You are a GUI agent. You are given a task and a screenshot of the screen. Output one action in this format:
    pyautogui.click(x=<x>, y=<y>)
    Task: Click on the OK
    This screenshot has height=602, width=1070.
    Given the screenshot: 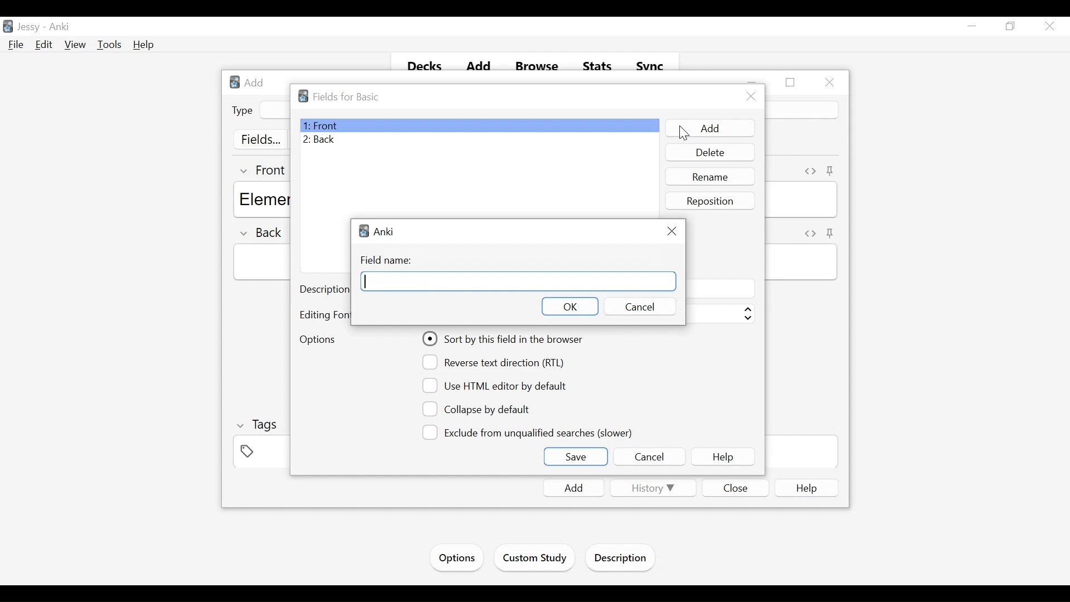 What is the action you would take?
    pyautogui.click(x=571, y=306)
    